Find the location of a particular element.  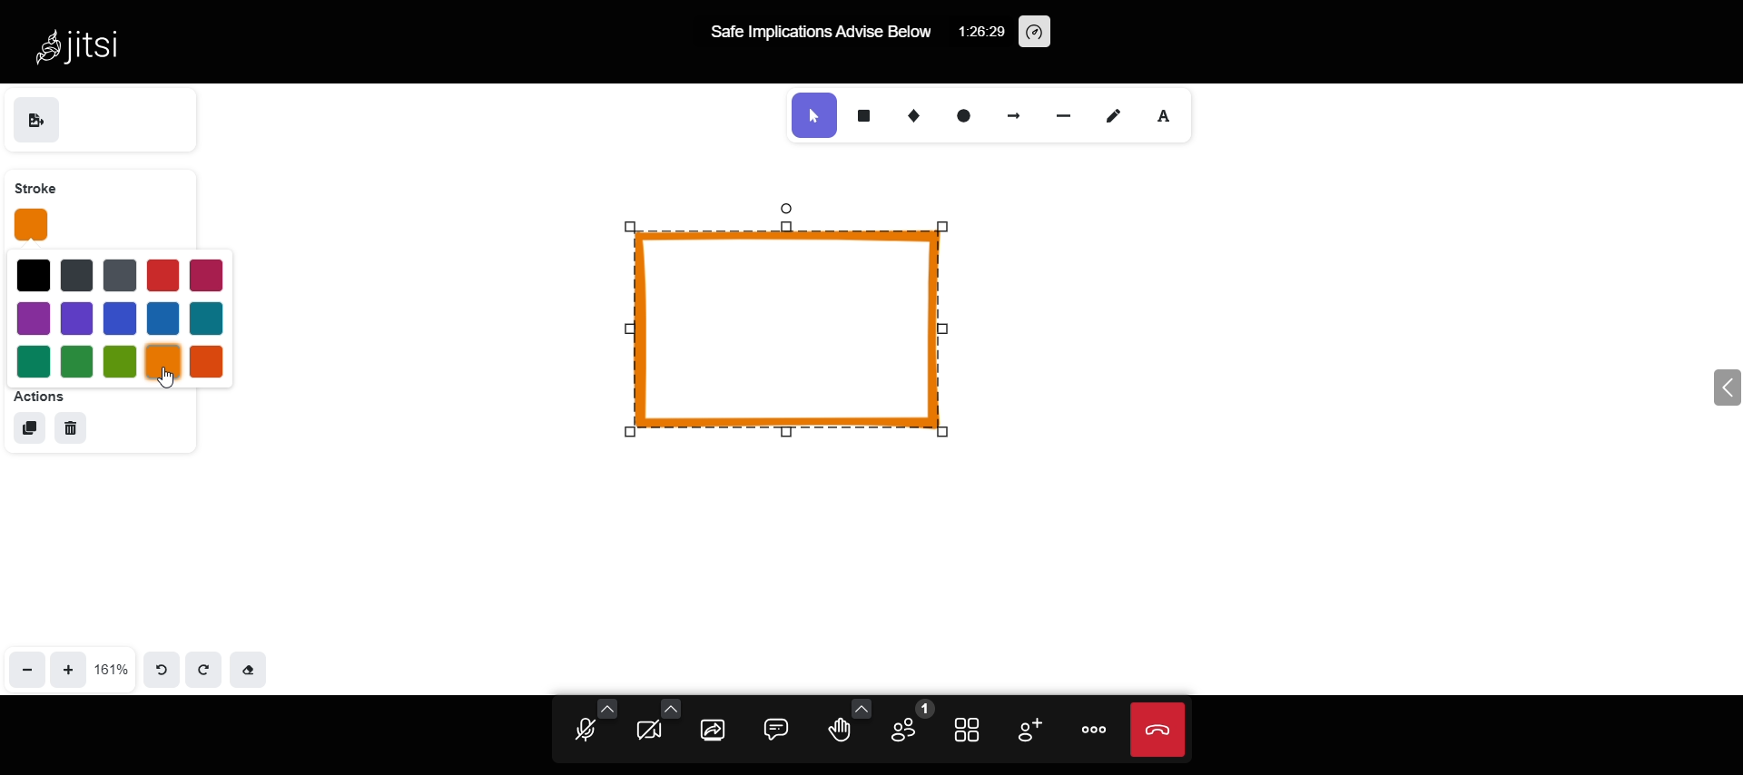

end call is located at coordinates (1160, 728).